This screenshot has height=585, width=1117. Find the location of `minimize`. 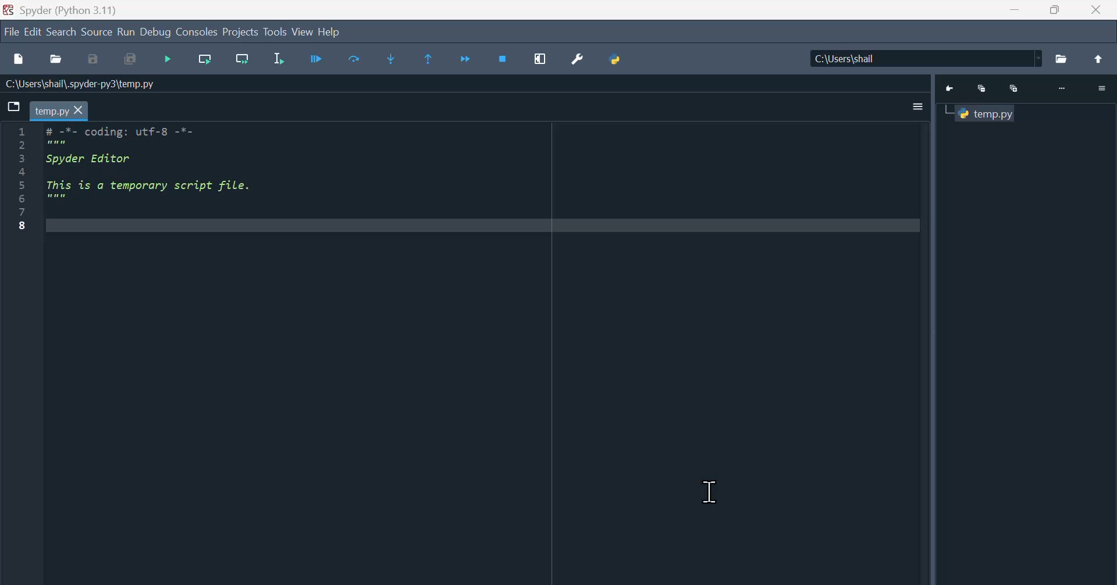

minimize is located at coordinates (1015, 10).